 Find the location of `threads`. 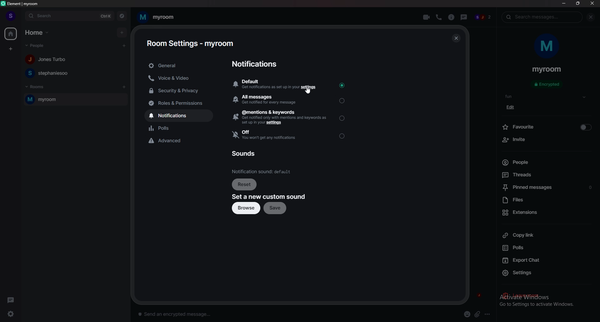

threads is located at coordinates (463, 16).